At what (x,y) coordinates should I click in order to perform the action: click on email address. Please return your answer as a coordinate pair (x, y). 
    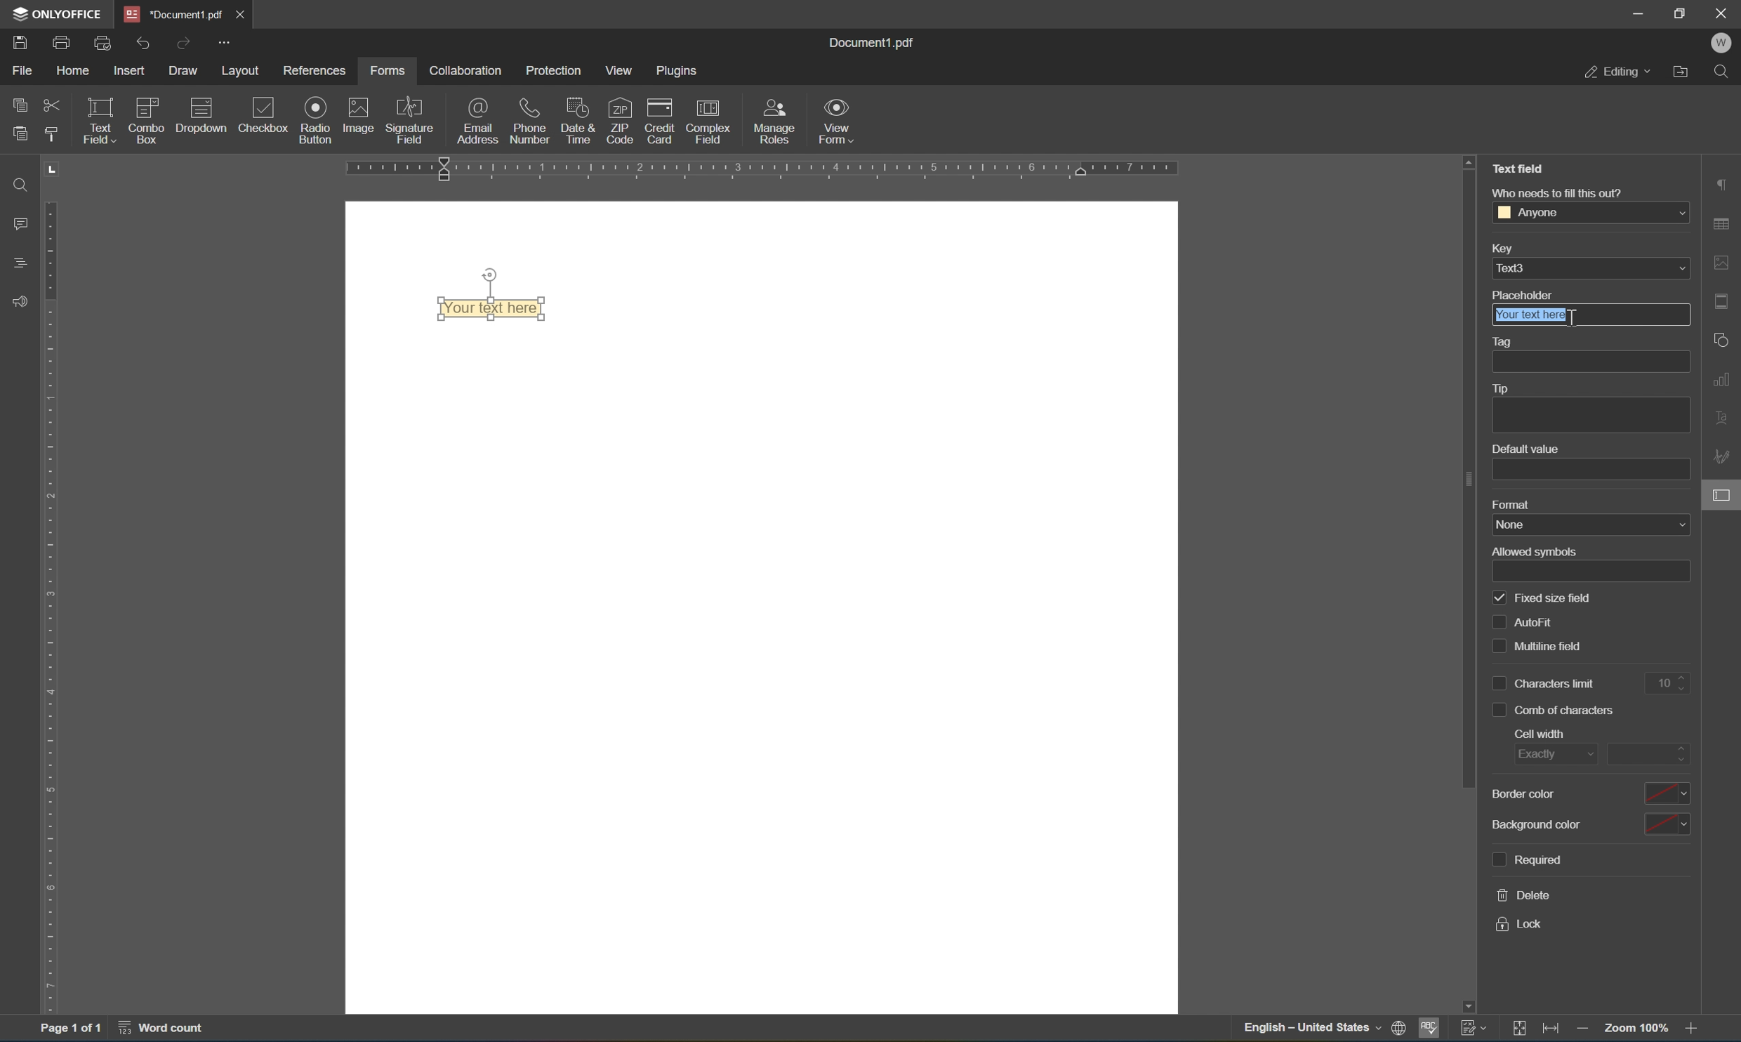
    Looking at the image, I should click on (479, 120).